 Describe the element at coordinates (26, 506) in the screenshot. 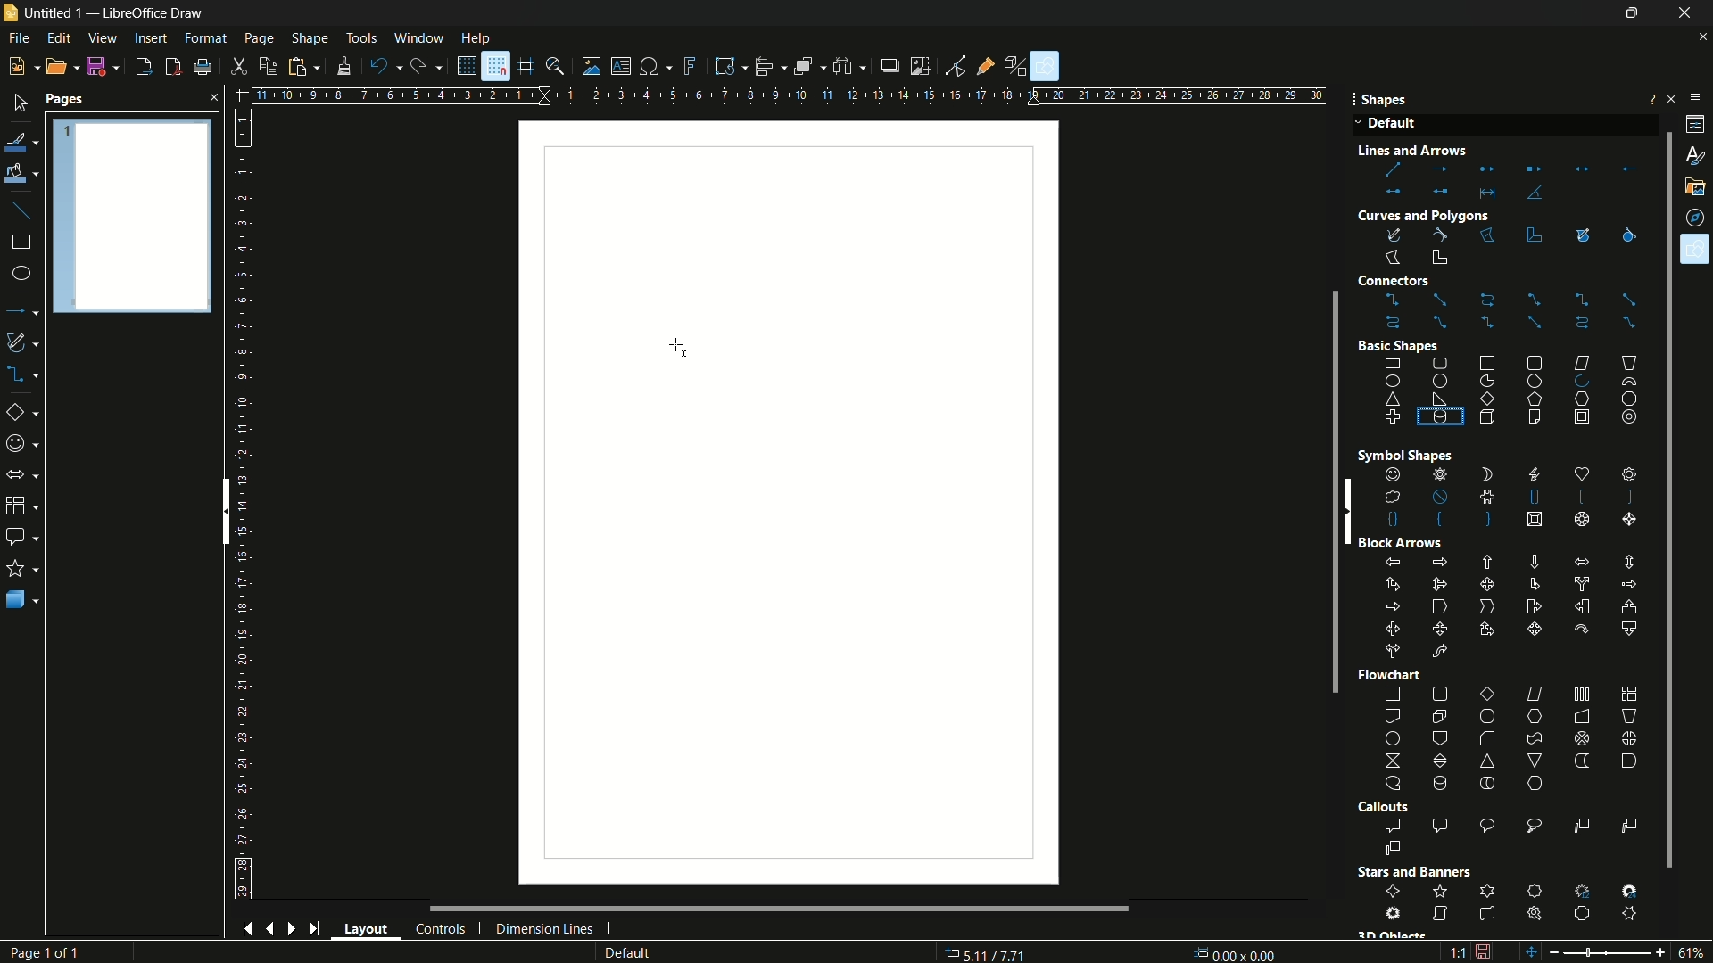

I see `flow chart` at that location.